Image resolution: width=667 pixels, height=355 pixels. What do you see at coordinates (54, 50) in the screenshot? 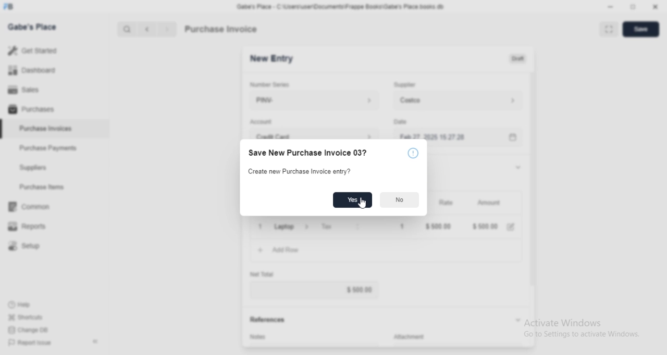
I see `Get Started` at bounding box center [54, 50].